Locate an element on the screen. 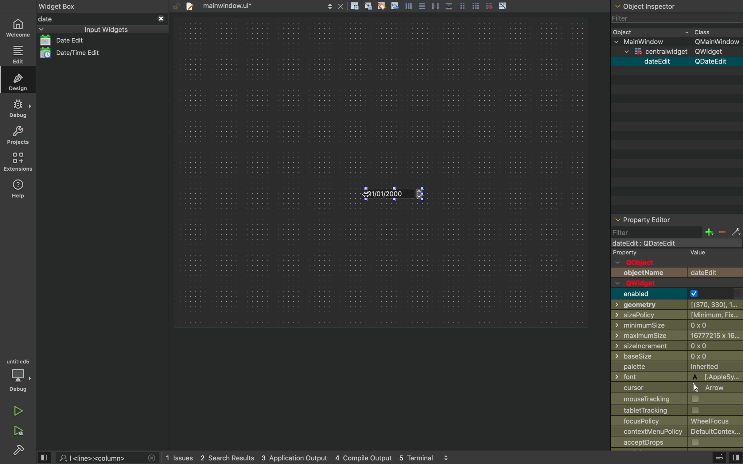 The height and width of the screenshot is (464, 743). align center is located at coordinates (422, 6).